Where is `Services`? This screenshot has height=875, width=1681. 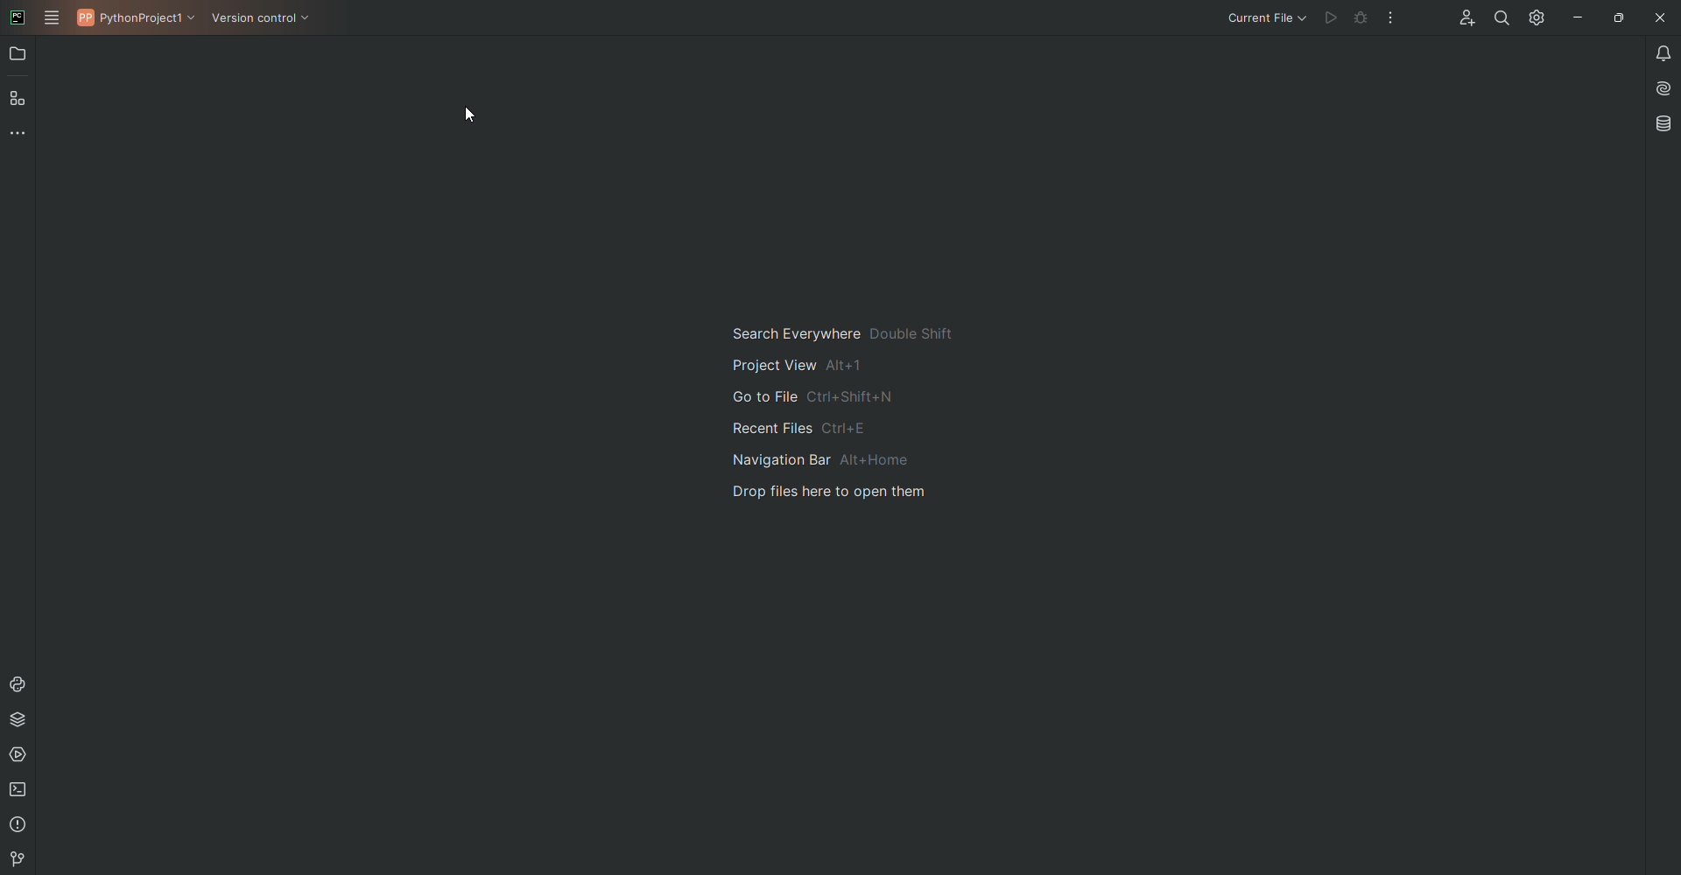 Services is located at coordinates (21, 759).